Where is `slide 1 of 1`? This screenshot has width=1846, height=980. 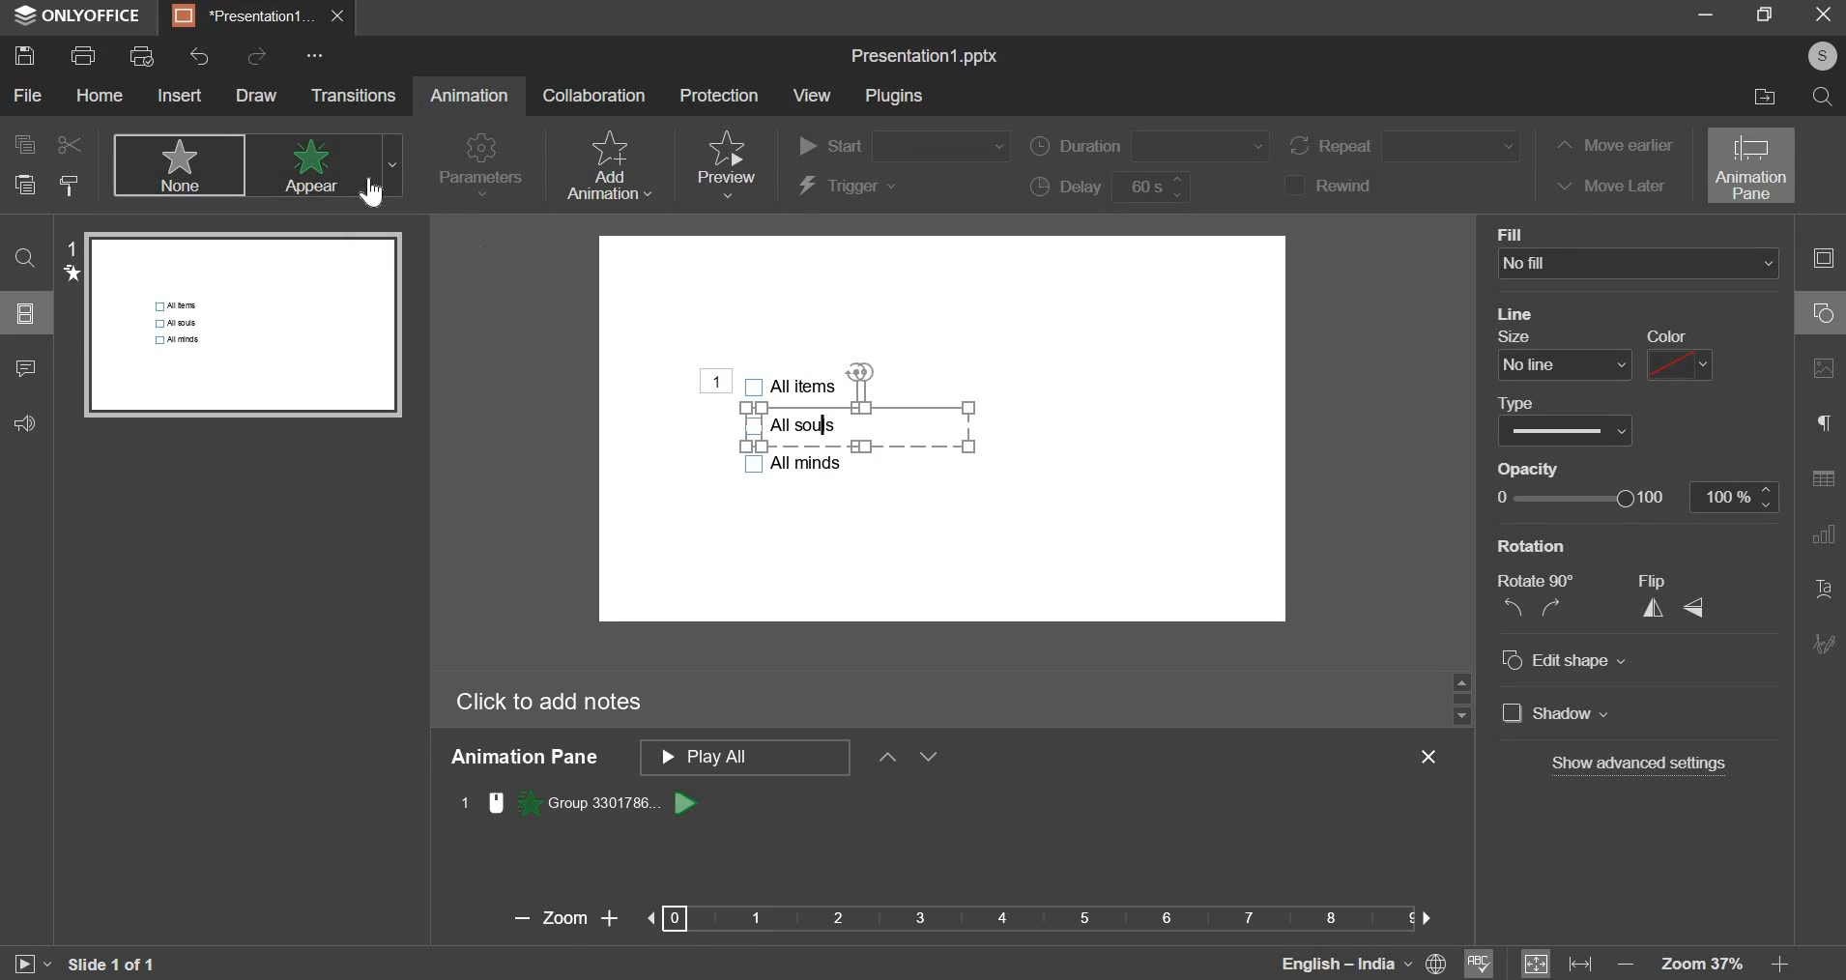 slide 1 of 1 is located at coordinates (110, 965).